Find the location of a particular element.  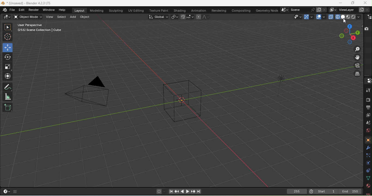

Play animation is located at coordinates (187, 191).